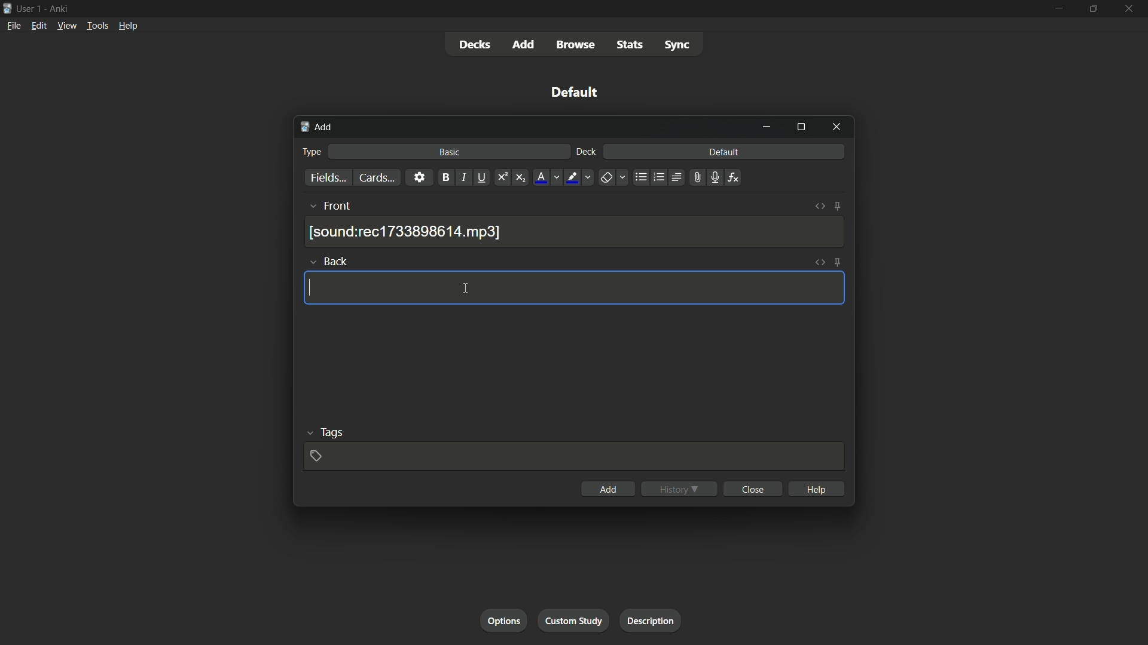 This screenshot has width=1148, height=645. What do you see at coordinates (679, 489) in the screenshot?
I see `history` at bounding box center [679, 489].